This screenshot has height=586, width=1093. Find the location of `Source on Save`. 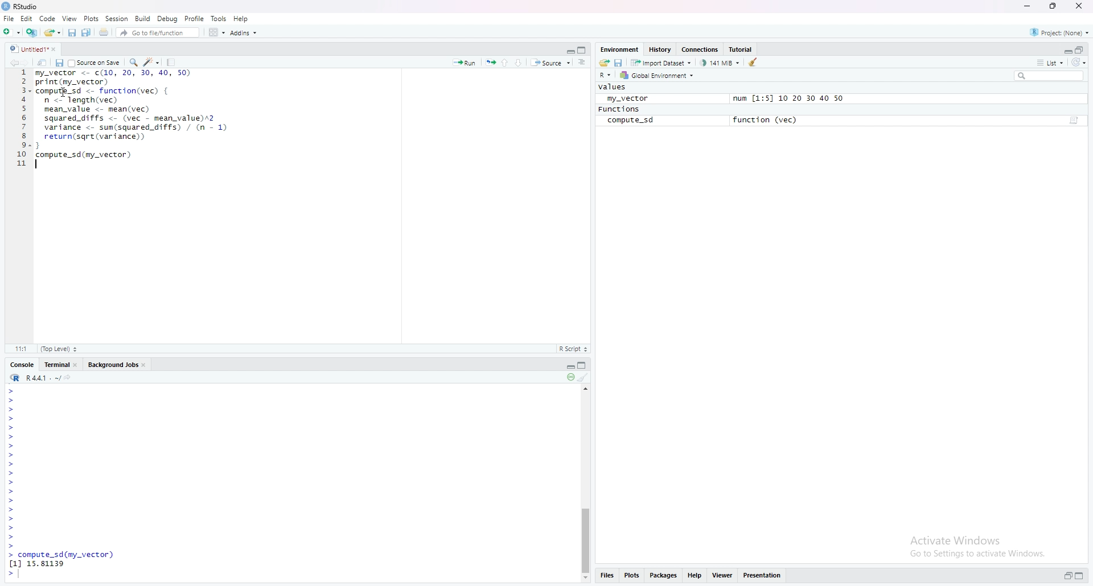

Source on Save is located at coordinates (94, 62).